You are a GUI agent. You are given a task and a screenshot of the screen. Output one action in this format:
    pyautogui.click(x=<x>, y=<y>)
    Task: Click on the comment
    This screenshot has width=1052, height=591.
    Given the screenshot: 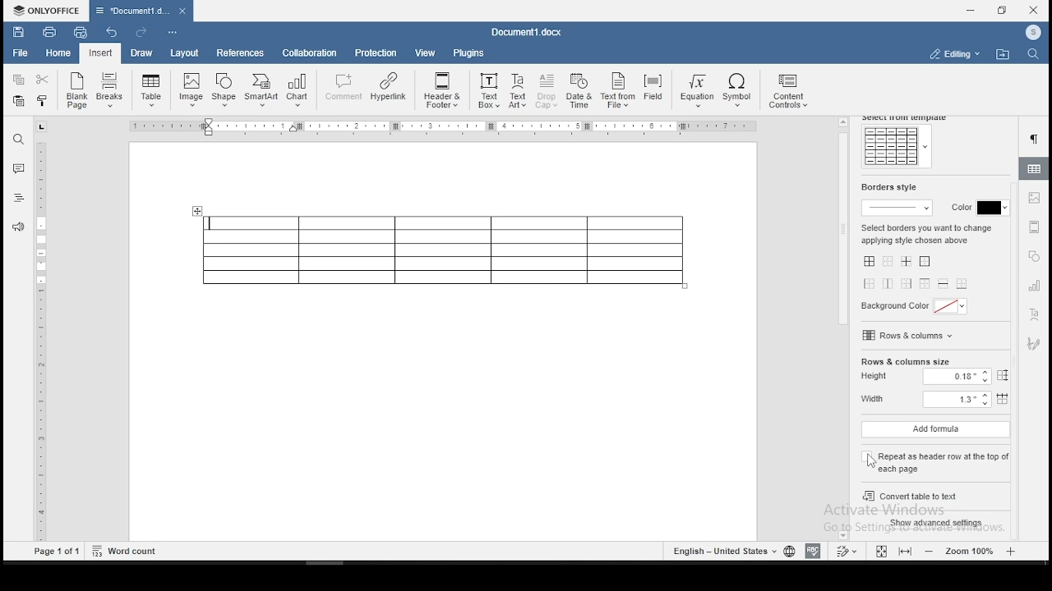 What is the action you would take?
    pyautogui.click(x=18, y=167)
    